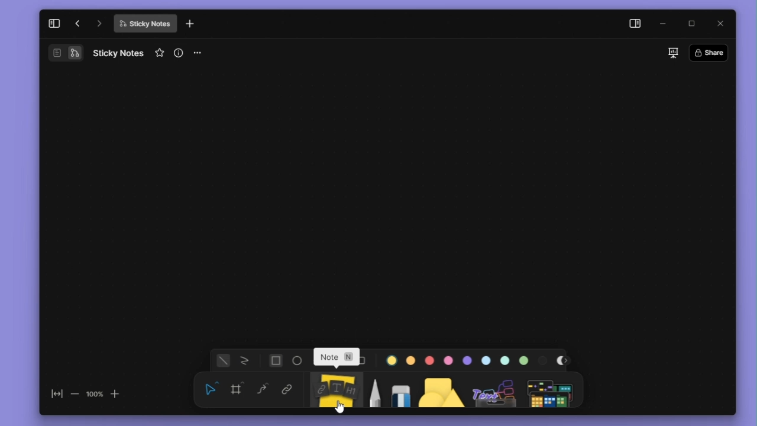 The width and height of the screenshot is (757, 426). What do you see at coordinates (54, 28) in the screenshot?
I see `collapse sidebar` at bounding box center [54, 28].